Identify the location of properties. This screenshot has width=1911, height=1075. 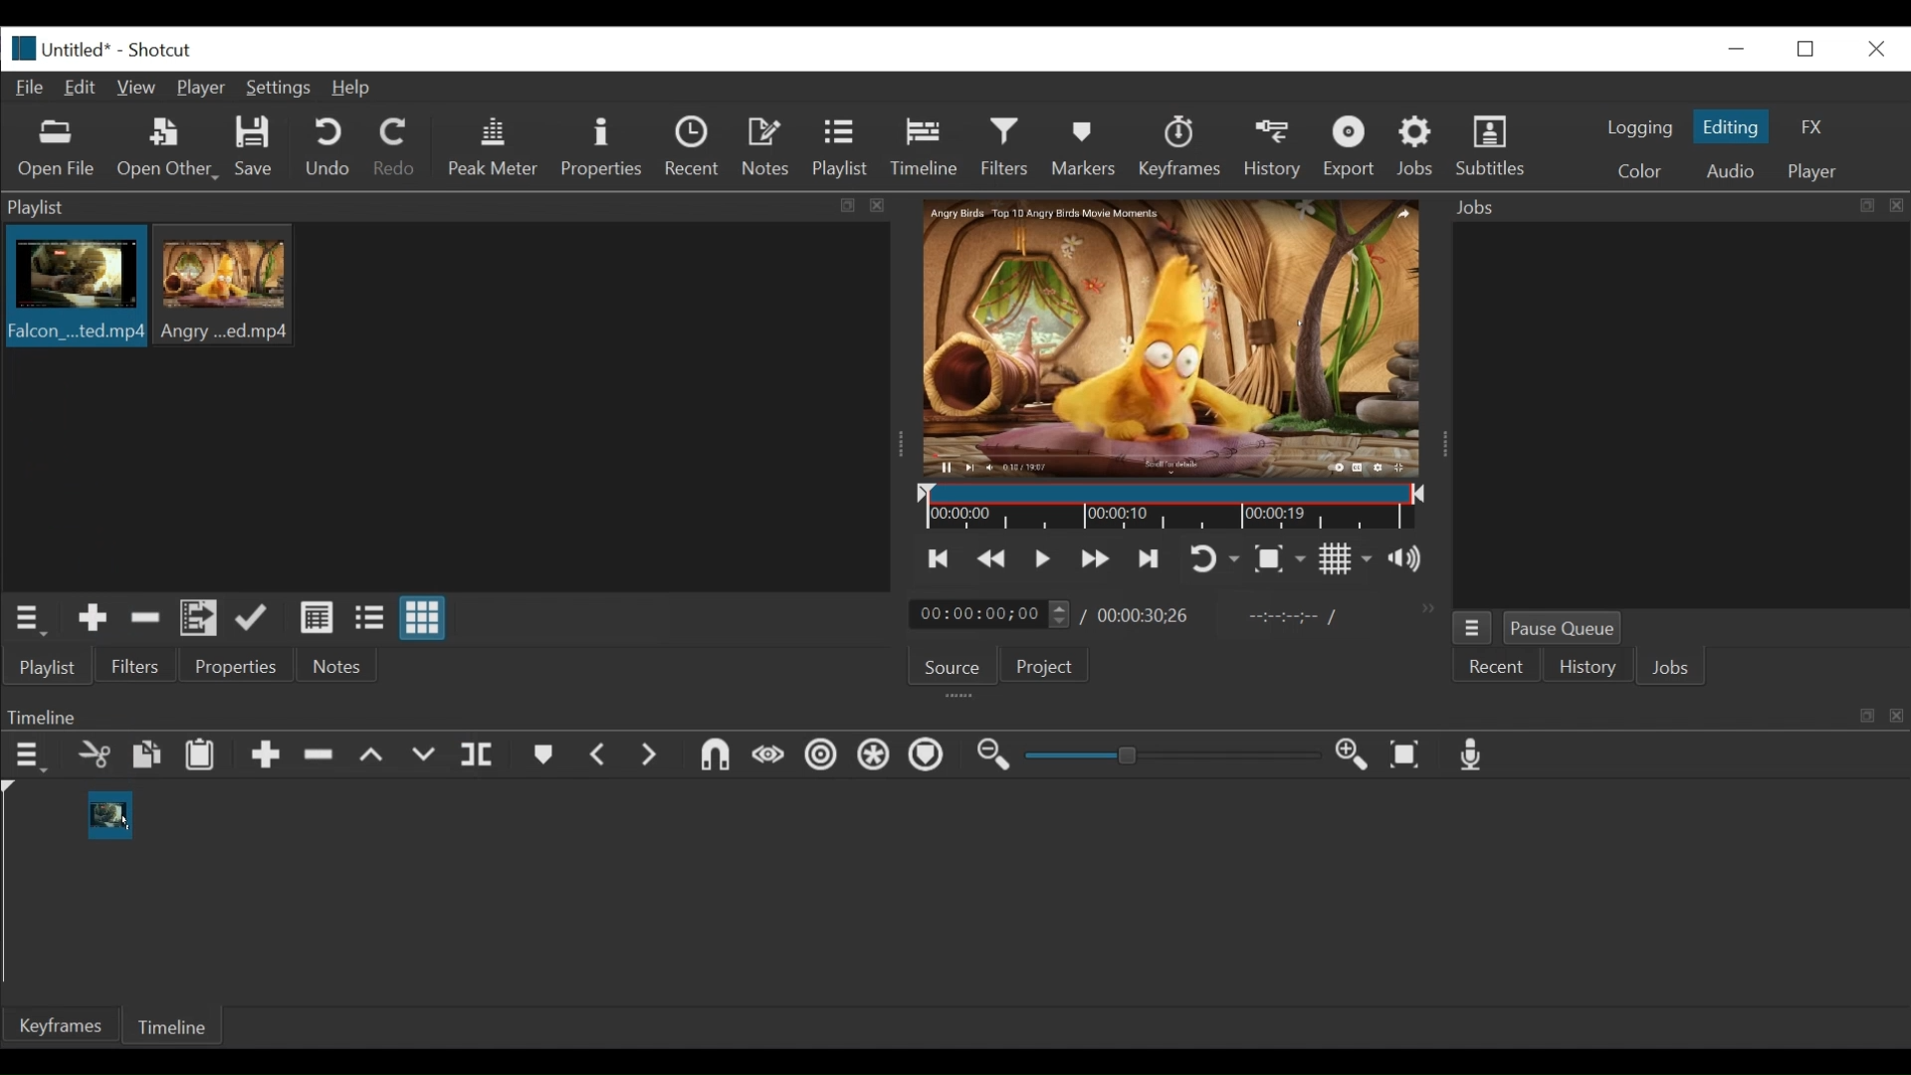
(238, 667).